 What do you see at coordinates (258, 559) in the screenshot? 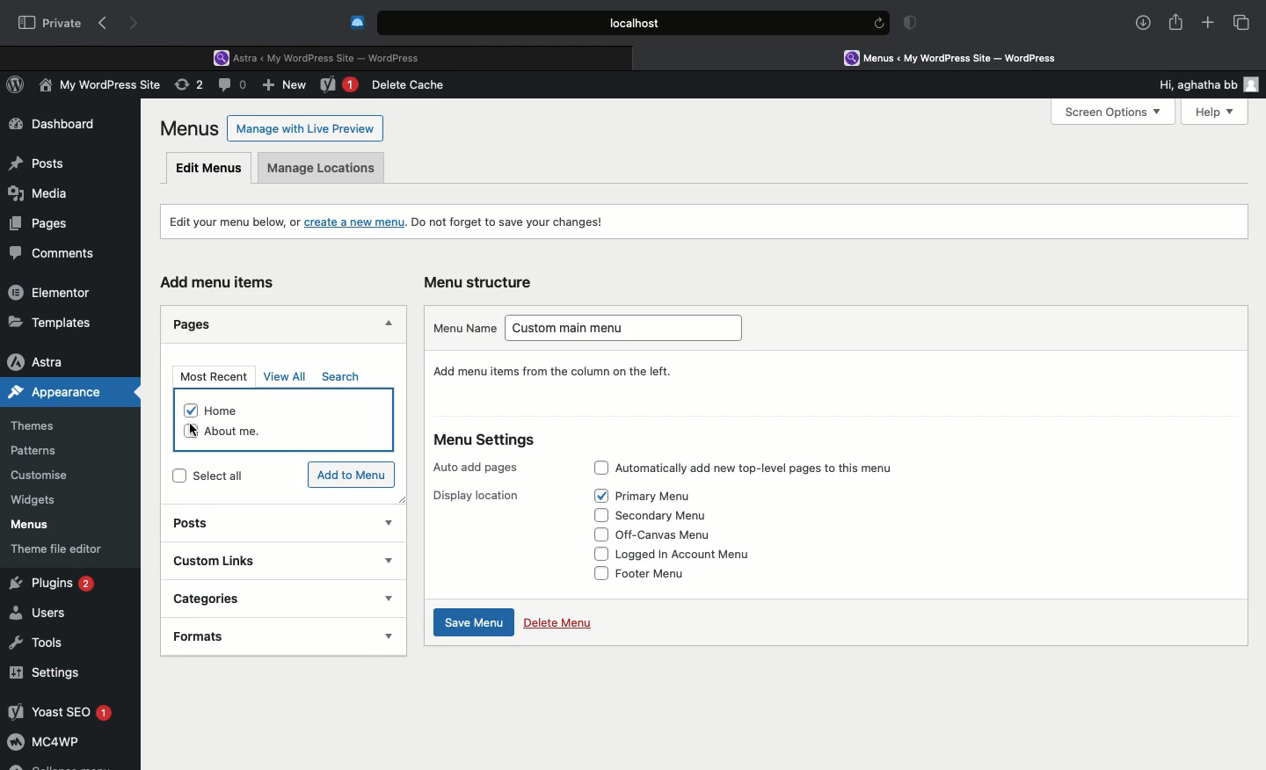
I see `Custom links` at bounding box center [258, 559].